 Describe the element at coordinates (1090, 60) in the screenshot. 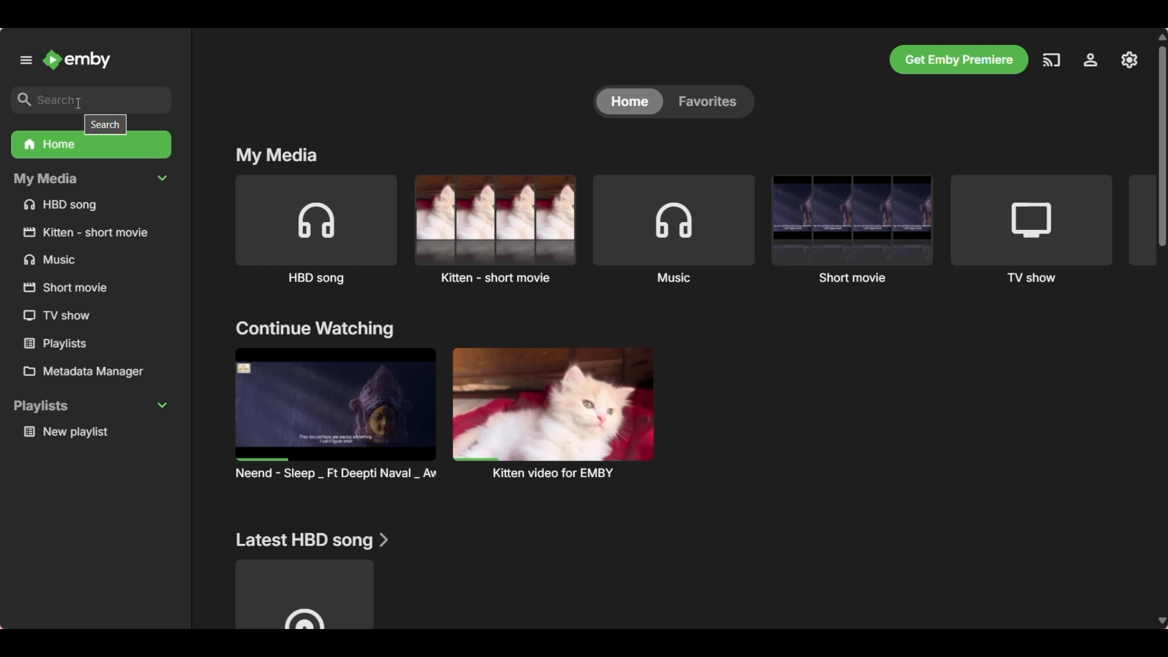

I see `Settings` at that location.